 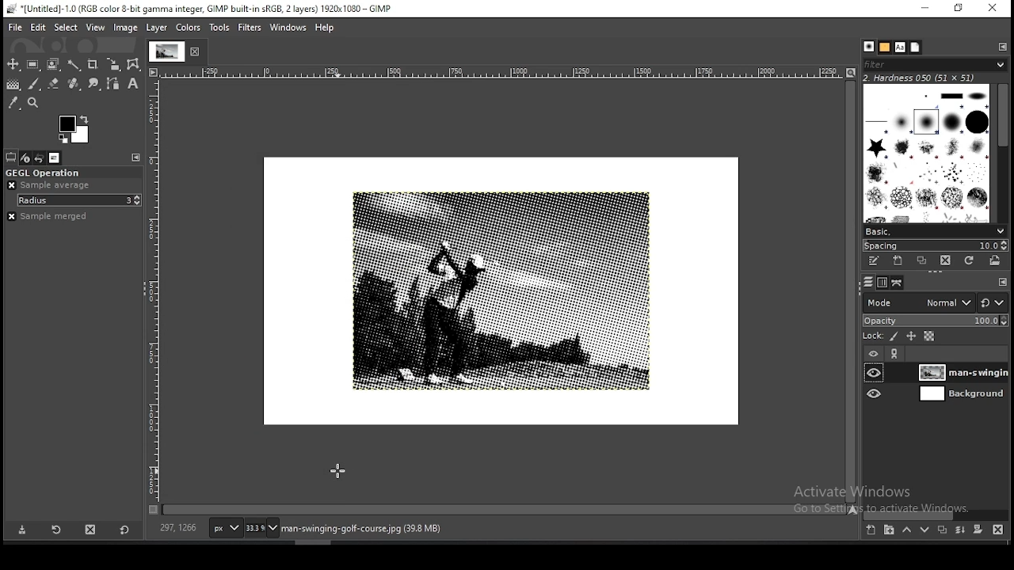 I want to click on windows, so click(x=288, y=28).